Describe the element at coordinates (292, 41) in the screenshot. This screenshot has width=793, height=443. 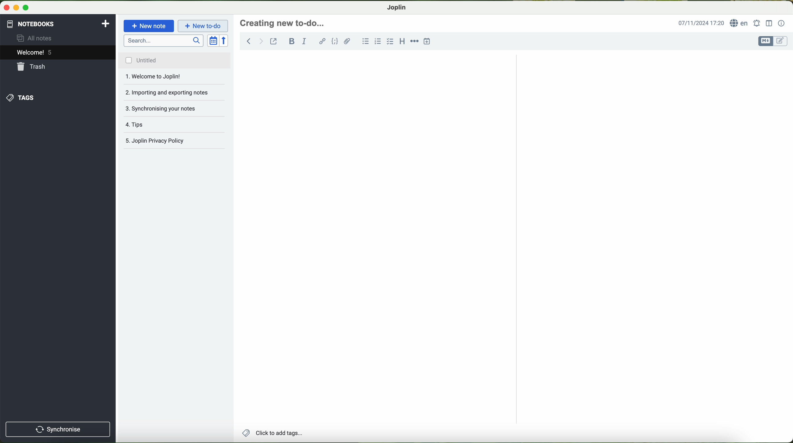
I see `bold` at that location.